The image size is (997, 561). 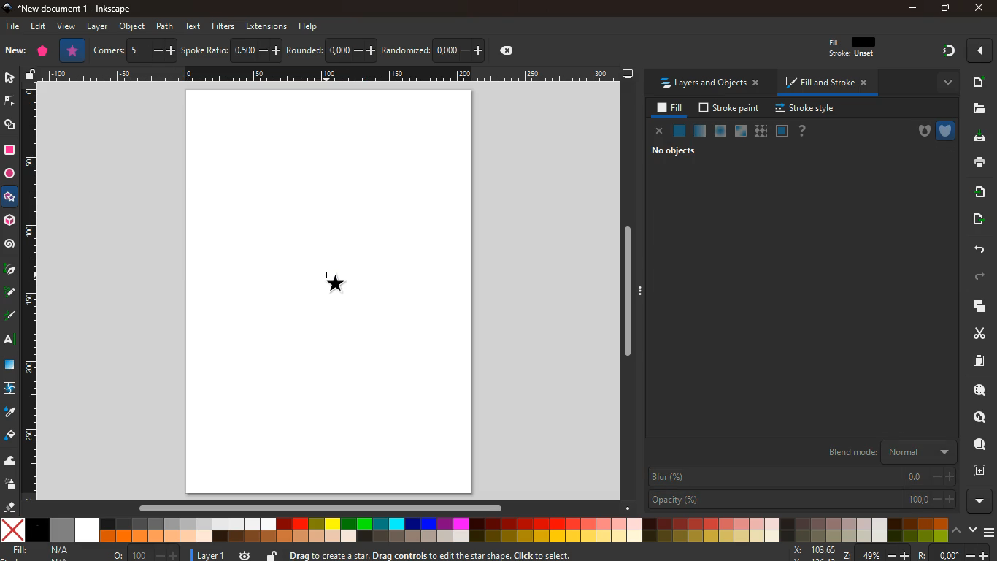 What do you see at coordinates (223, 26) in the screenshot?
I see `filters` at bounding box center [223, 26].